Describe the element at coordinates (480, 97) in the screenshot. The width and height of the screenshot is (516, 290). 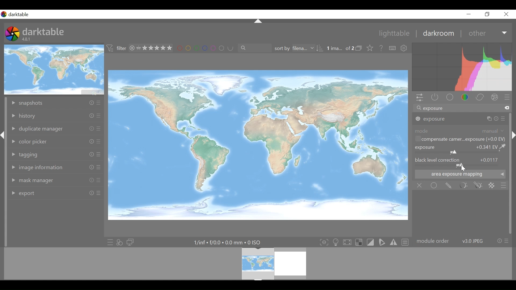
I see `correct` at that location.